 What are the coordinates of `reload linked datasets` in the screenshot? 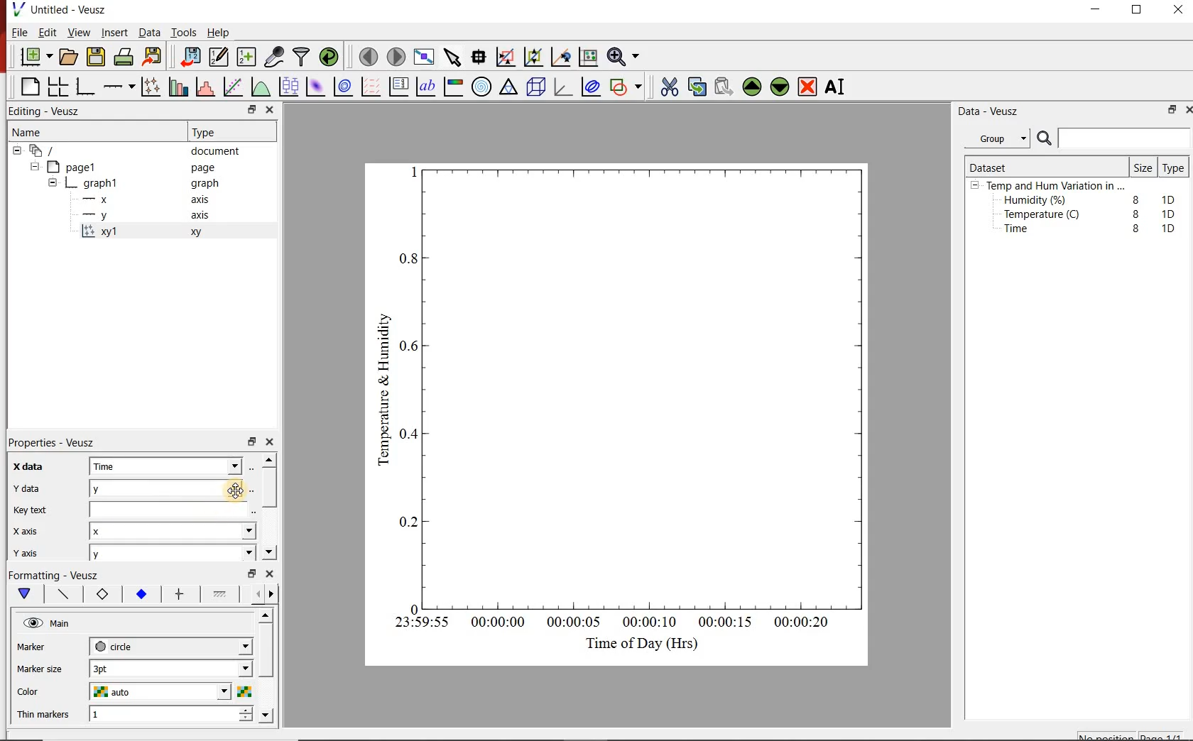 It's located at (329, 57).